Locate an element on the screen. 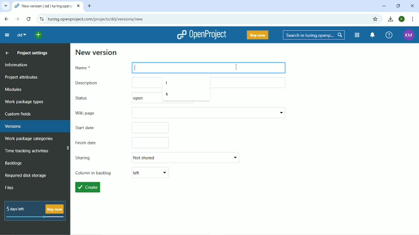 Image resolution: width=419 pixels, height=235 pixels. Sharing is located at coordinates (156, 157).